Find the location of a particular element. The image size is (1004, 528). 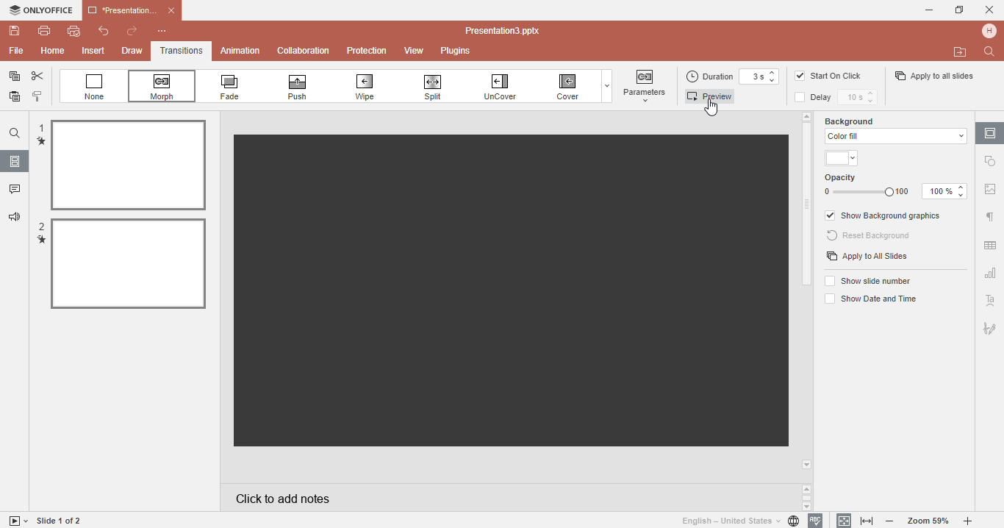

Document name is located at coordinates (506, 31).